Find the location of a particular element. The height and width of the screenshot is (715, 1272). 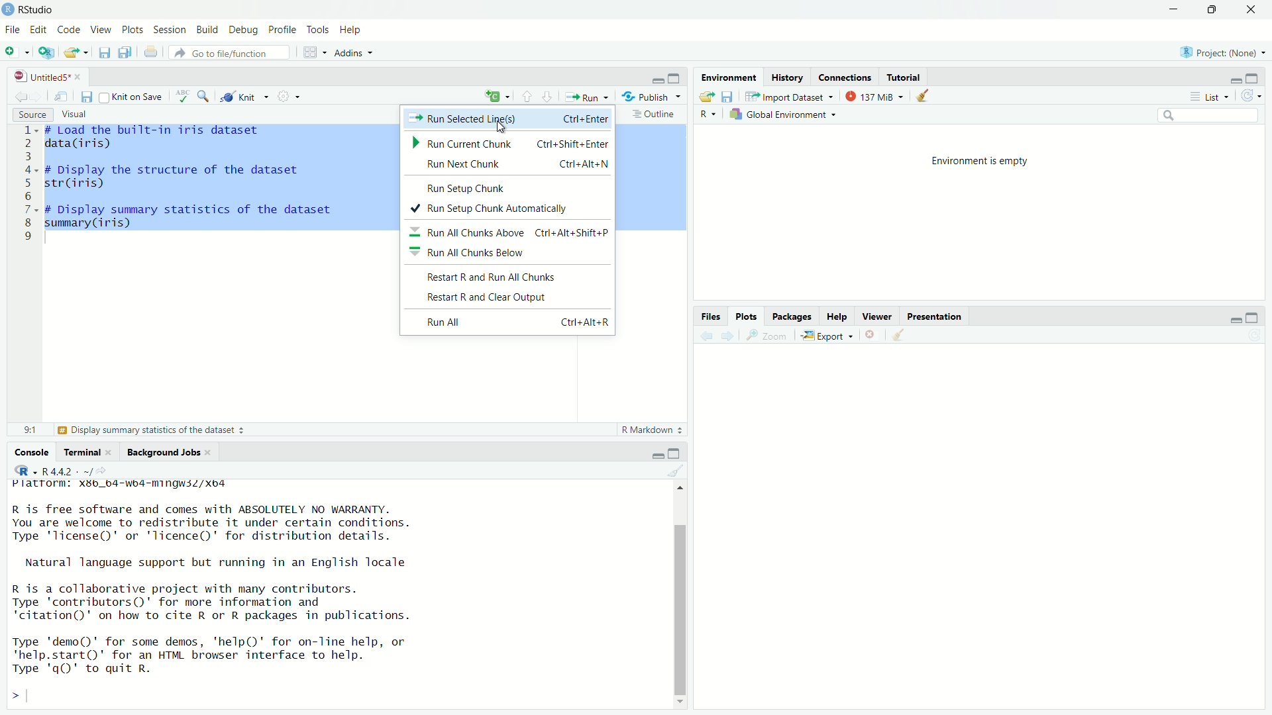

Environment is empty is located at coordinates (980, 162).